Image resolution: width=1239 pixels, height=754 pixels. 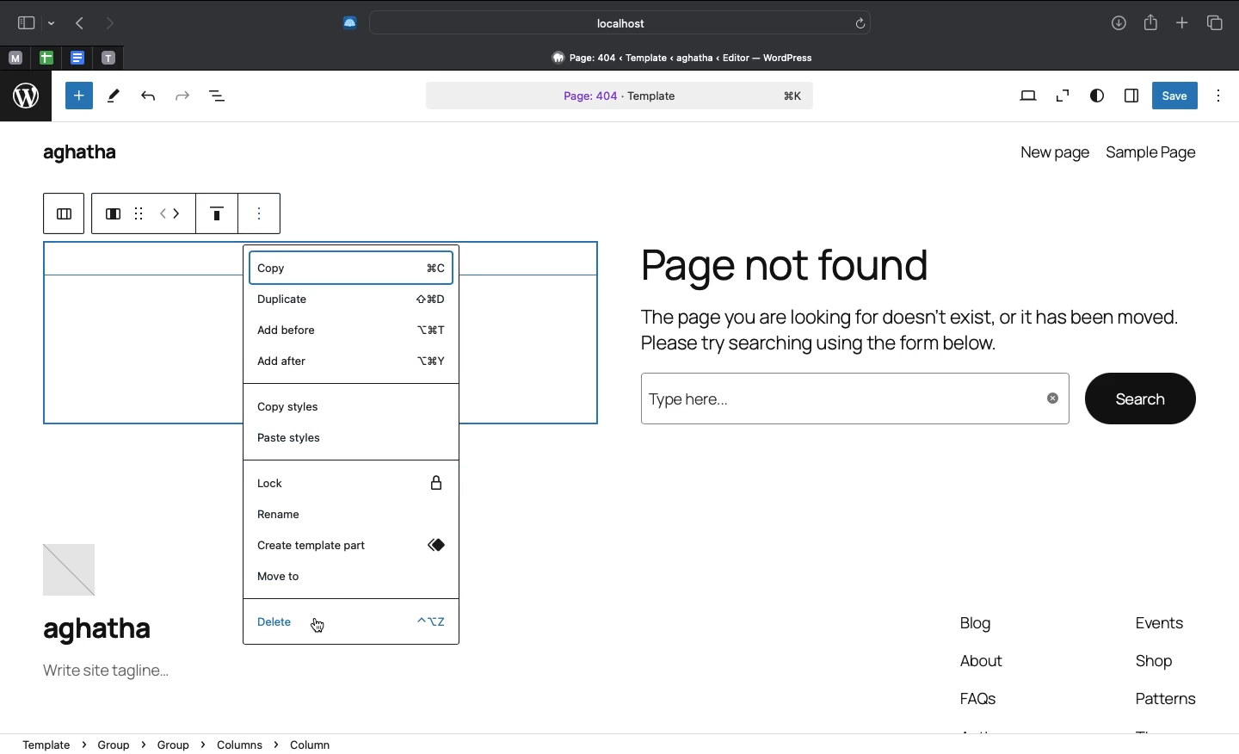 What do you see at coordinates (170, 213) in the screenshot?
I see `move left or right` at bounding box center [170, 213].